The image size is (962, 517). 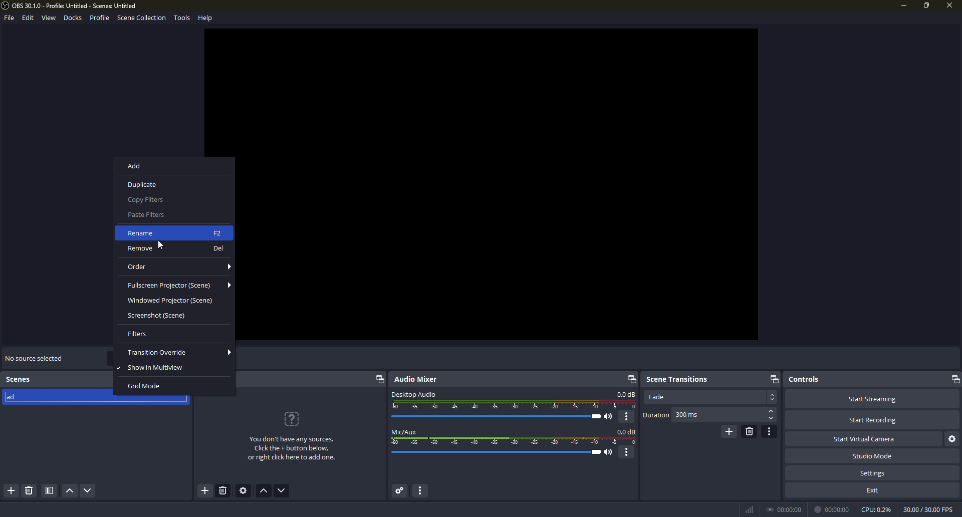 What do you see at coordinates (687, 415) in the screenshot?
I see `300 ms` at bounding box center [687, 415].